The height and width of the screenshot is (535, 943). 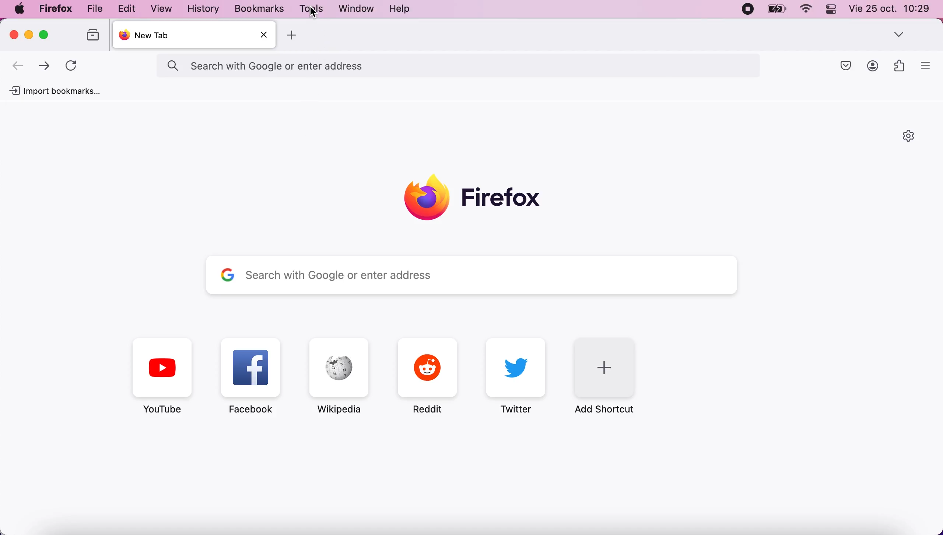 I want to click on Date and time, so click(x=890, y=8).